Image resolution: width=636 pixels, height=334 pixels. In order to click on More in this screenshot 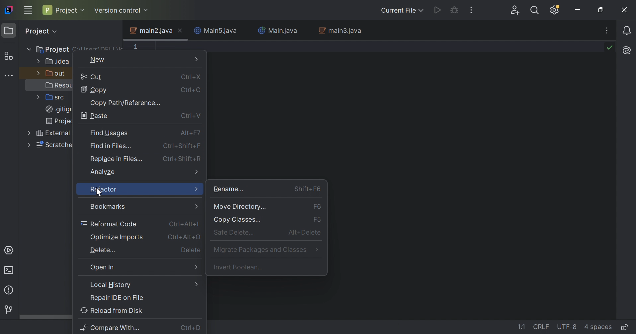, I will do `click(195, 206)`.